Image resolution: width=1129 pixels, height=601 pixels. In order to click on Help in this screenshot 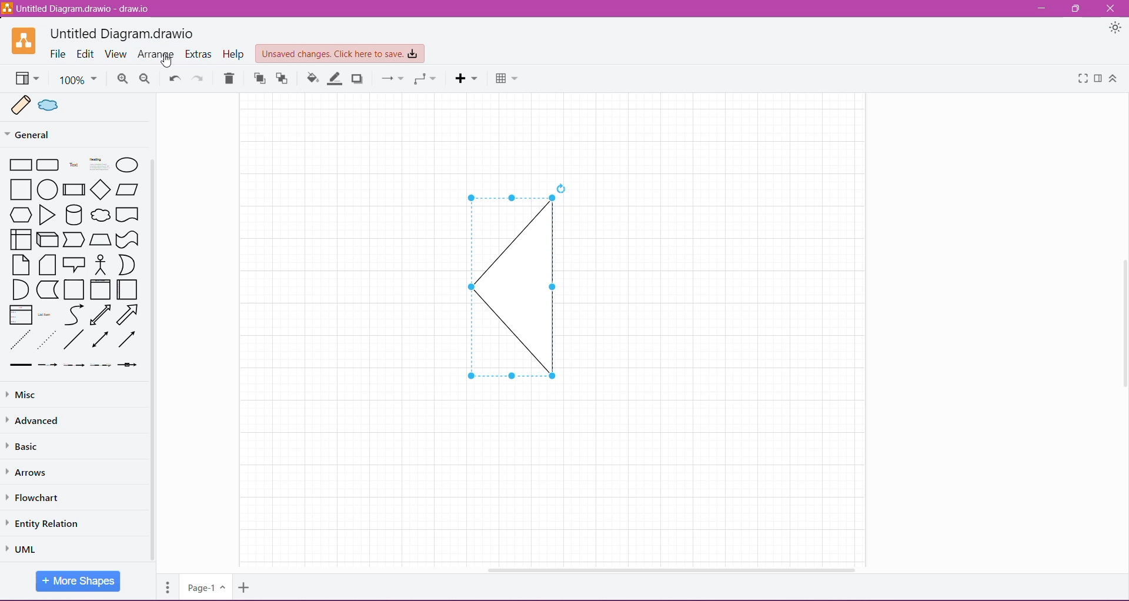, I will do `click(232, 54)`.